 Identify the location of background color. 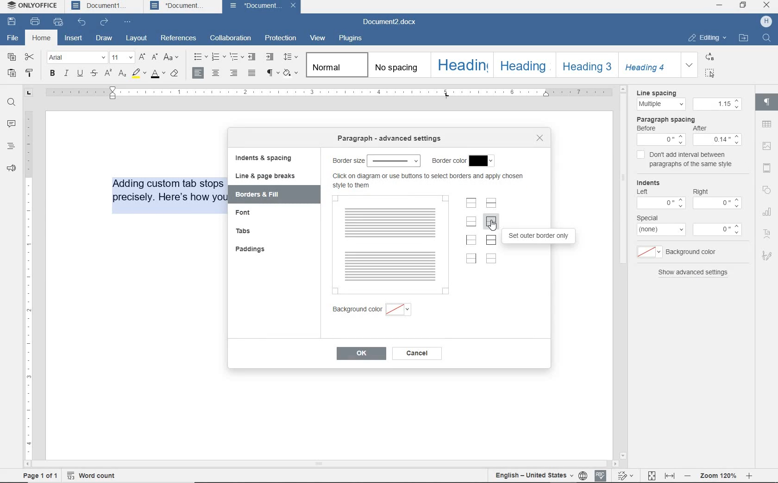
(693, 251).